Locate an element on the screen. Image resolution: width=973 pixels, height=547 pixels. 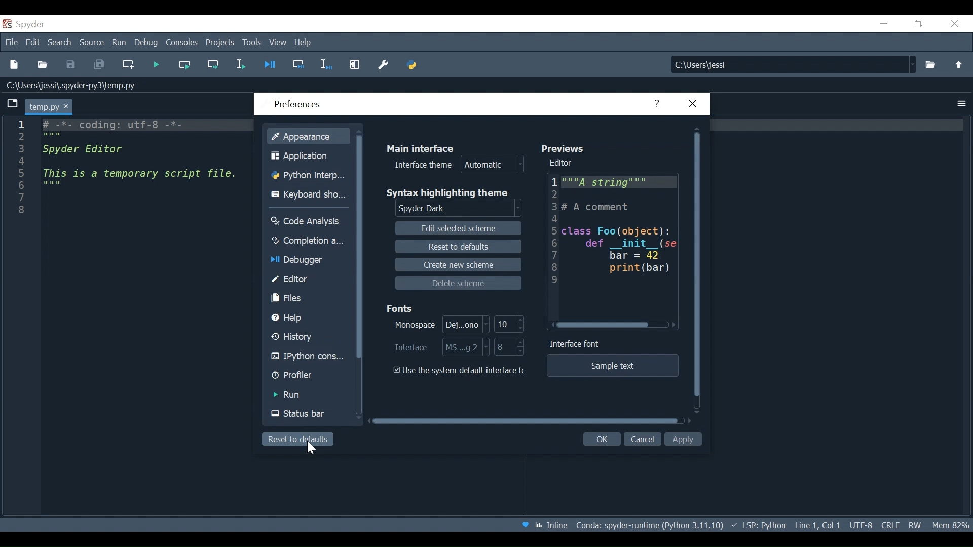
View is located at coordinates (279, 42).